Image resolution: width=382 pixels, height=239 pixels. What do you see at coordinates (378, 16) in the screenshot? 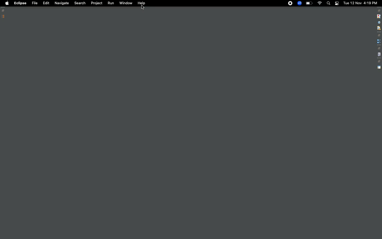
I see `stop` at bounding box center [378, 16].